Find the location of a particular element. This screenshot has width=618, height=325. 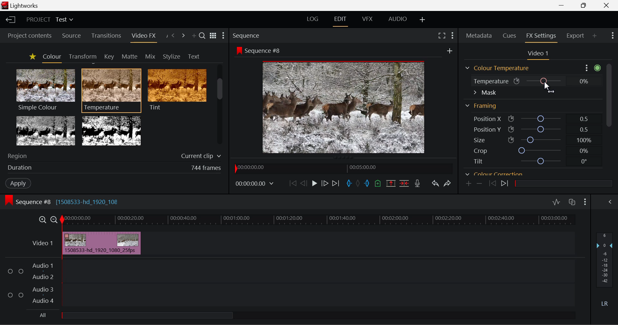

00:00:00.00 is located at coordinates (256, 184).